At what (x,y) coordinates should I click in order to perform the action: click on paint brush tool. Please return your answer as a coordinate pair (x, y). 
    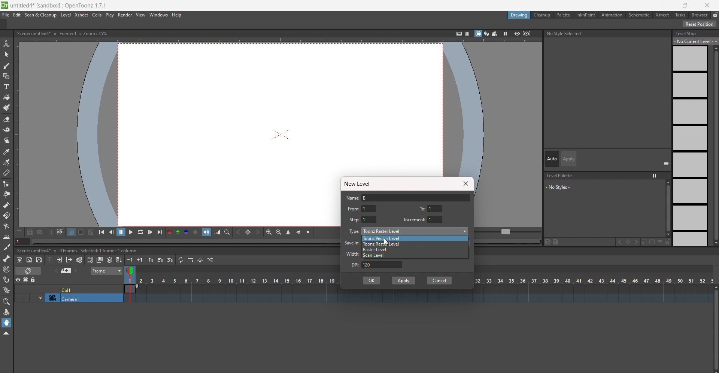
    Looking at the image, I should click on (7, 107).